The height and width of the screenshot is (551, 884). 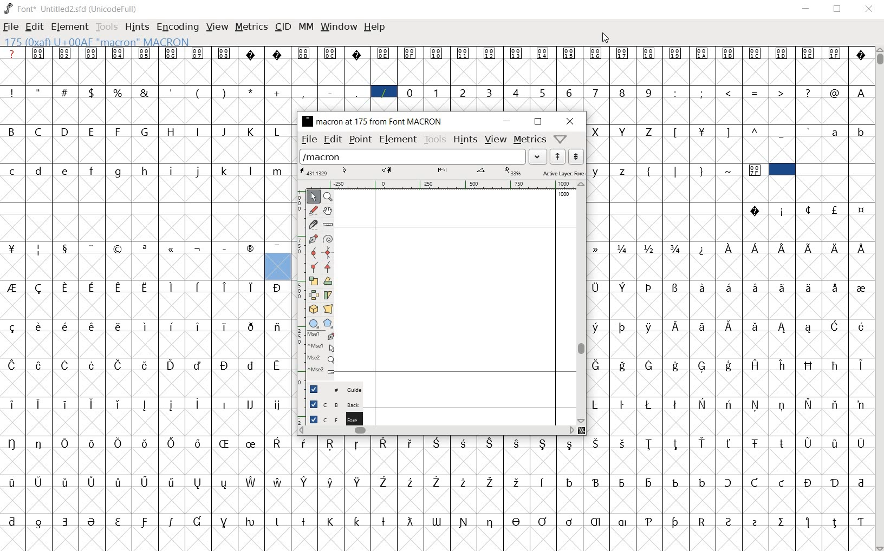 What do you see at coordinates (383, 520) in the screenshot?
I see `Symbol` at bounding box center [383, 520].